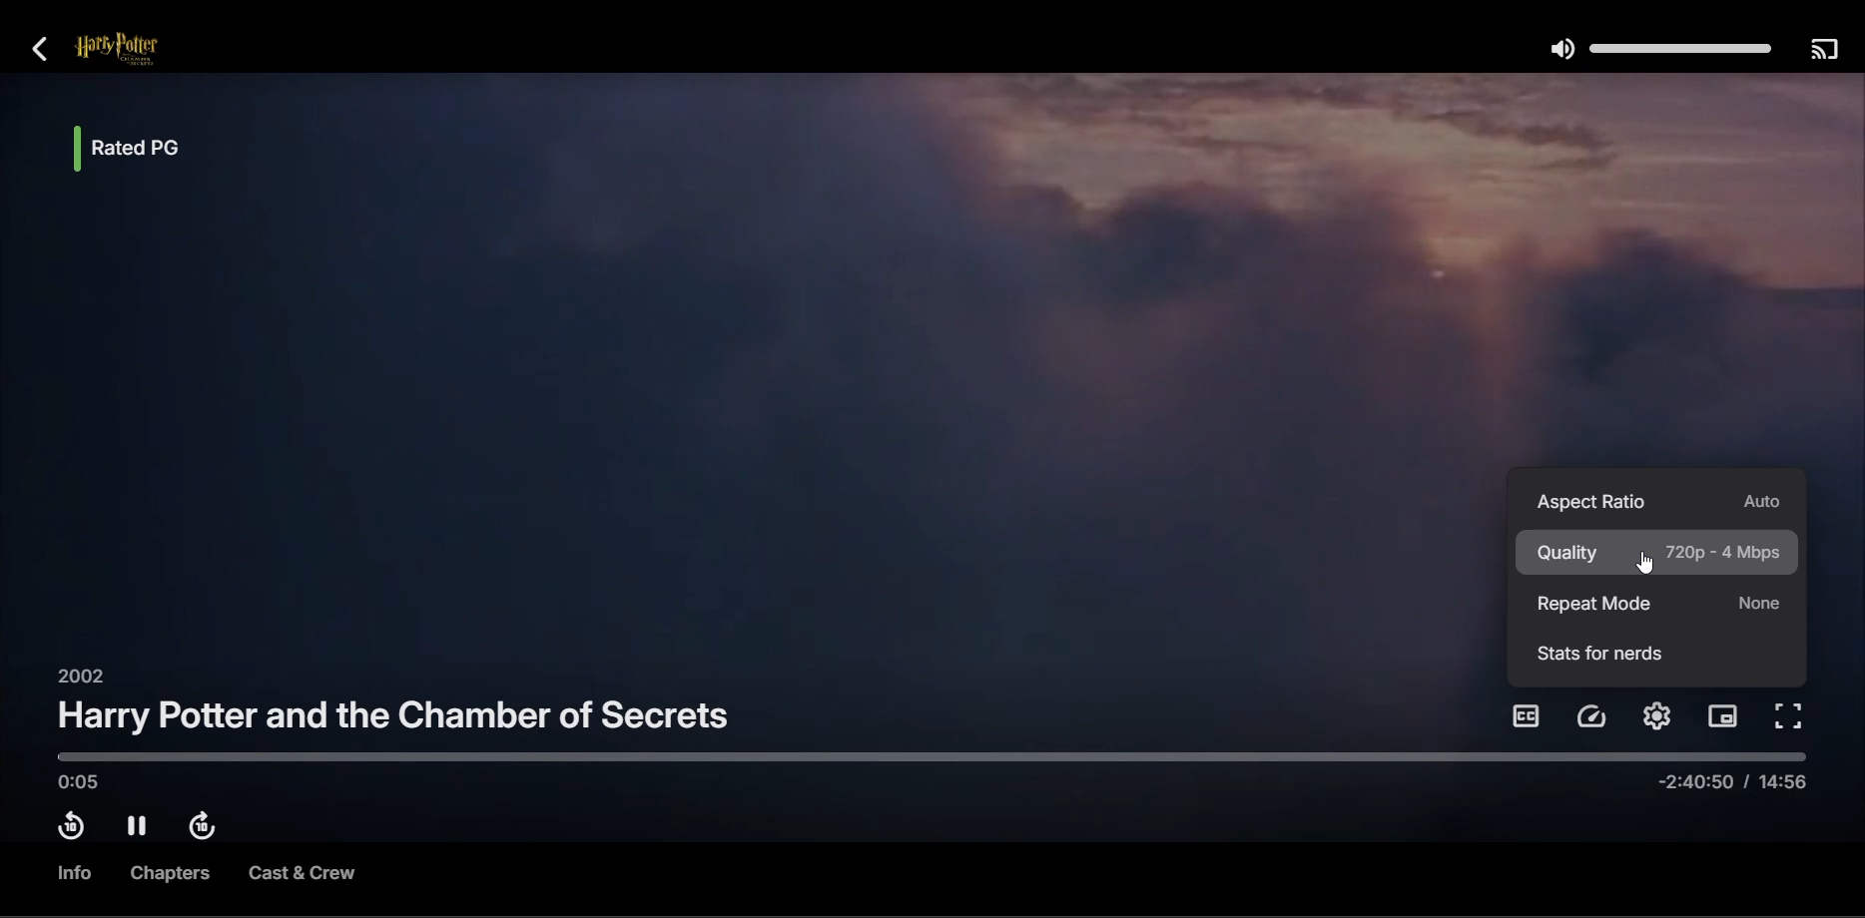  I want to click on Play/Pause, so click(140, 827).